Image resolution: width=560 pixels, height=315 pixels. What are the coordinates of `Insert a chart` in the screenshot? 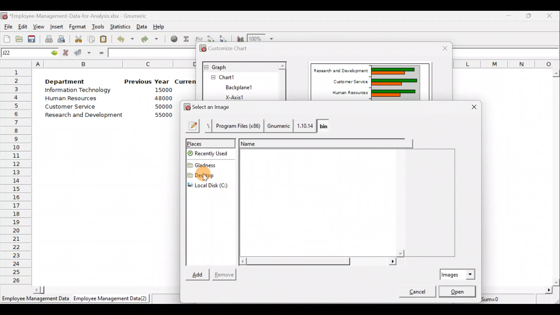 It's located at (239, 38).